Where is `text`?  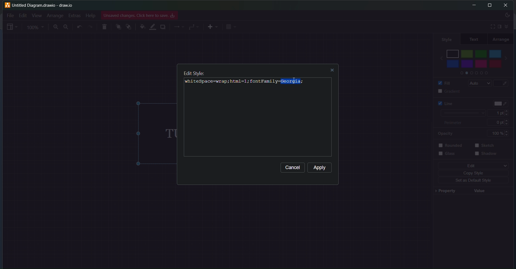
text is located at coordinates (474, 39).